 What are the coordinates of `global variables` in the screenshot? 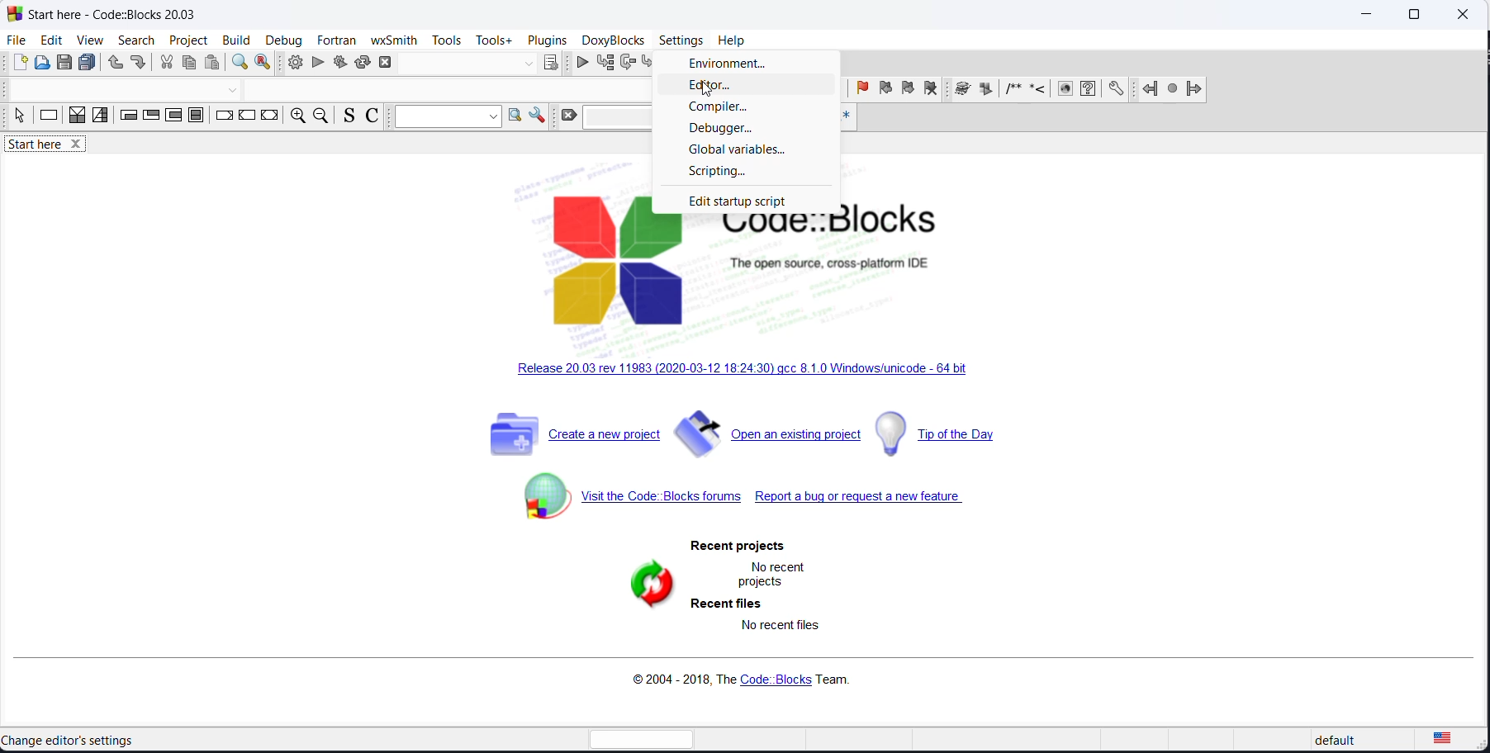 It's located at (748, 152).